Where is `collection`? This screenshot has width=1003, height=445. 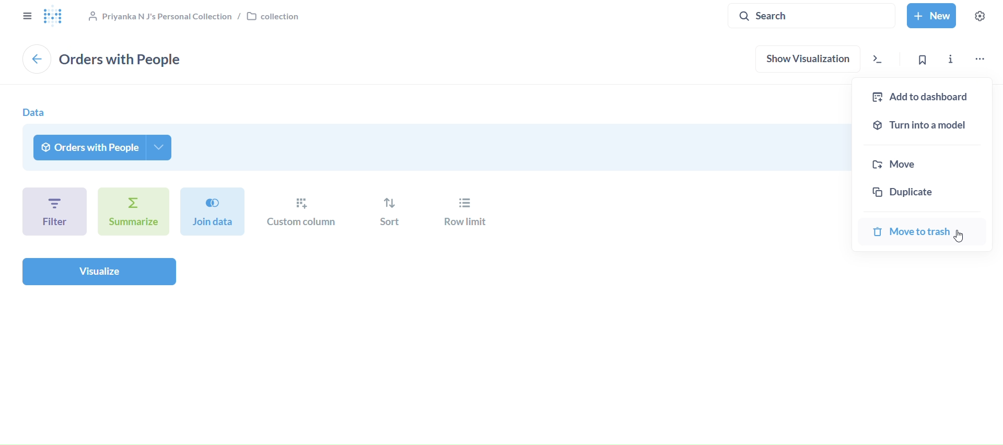 collection is located at coordinates (202, 18).